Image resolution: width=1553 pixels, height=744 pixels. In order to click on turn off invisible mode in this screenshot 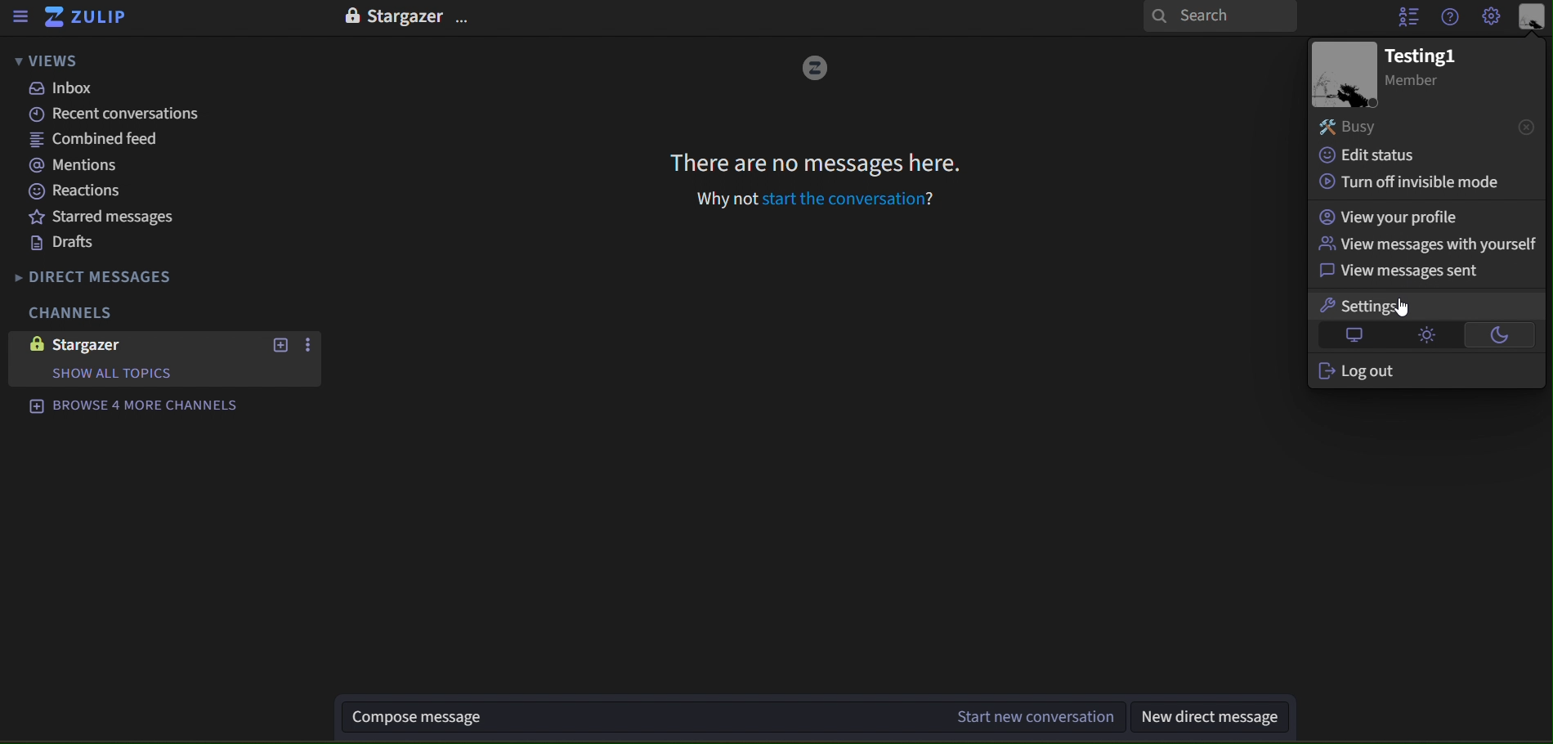, I will do `click(1390, 217)`.